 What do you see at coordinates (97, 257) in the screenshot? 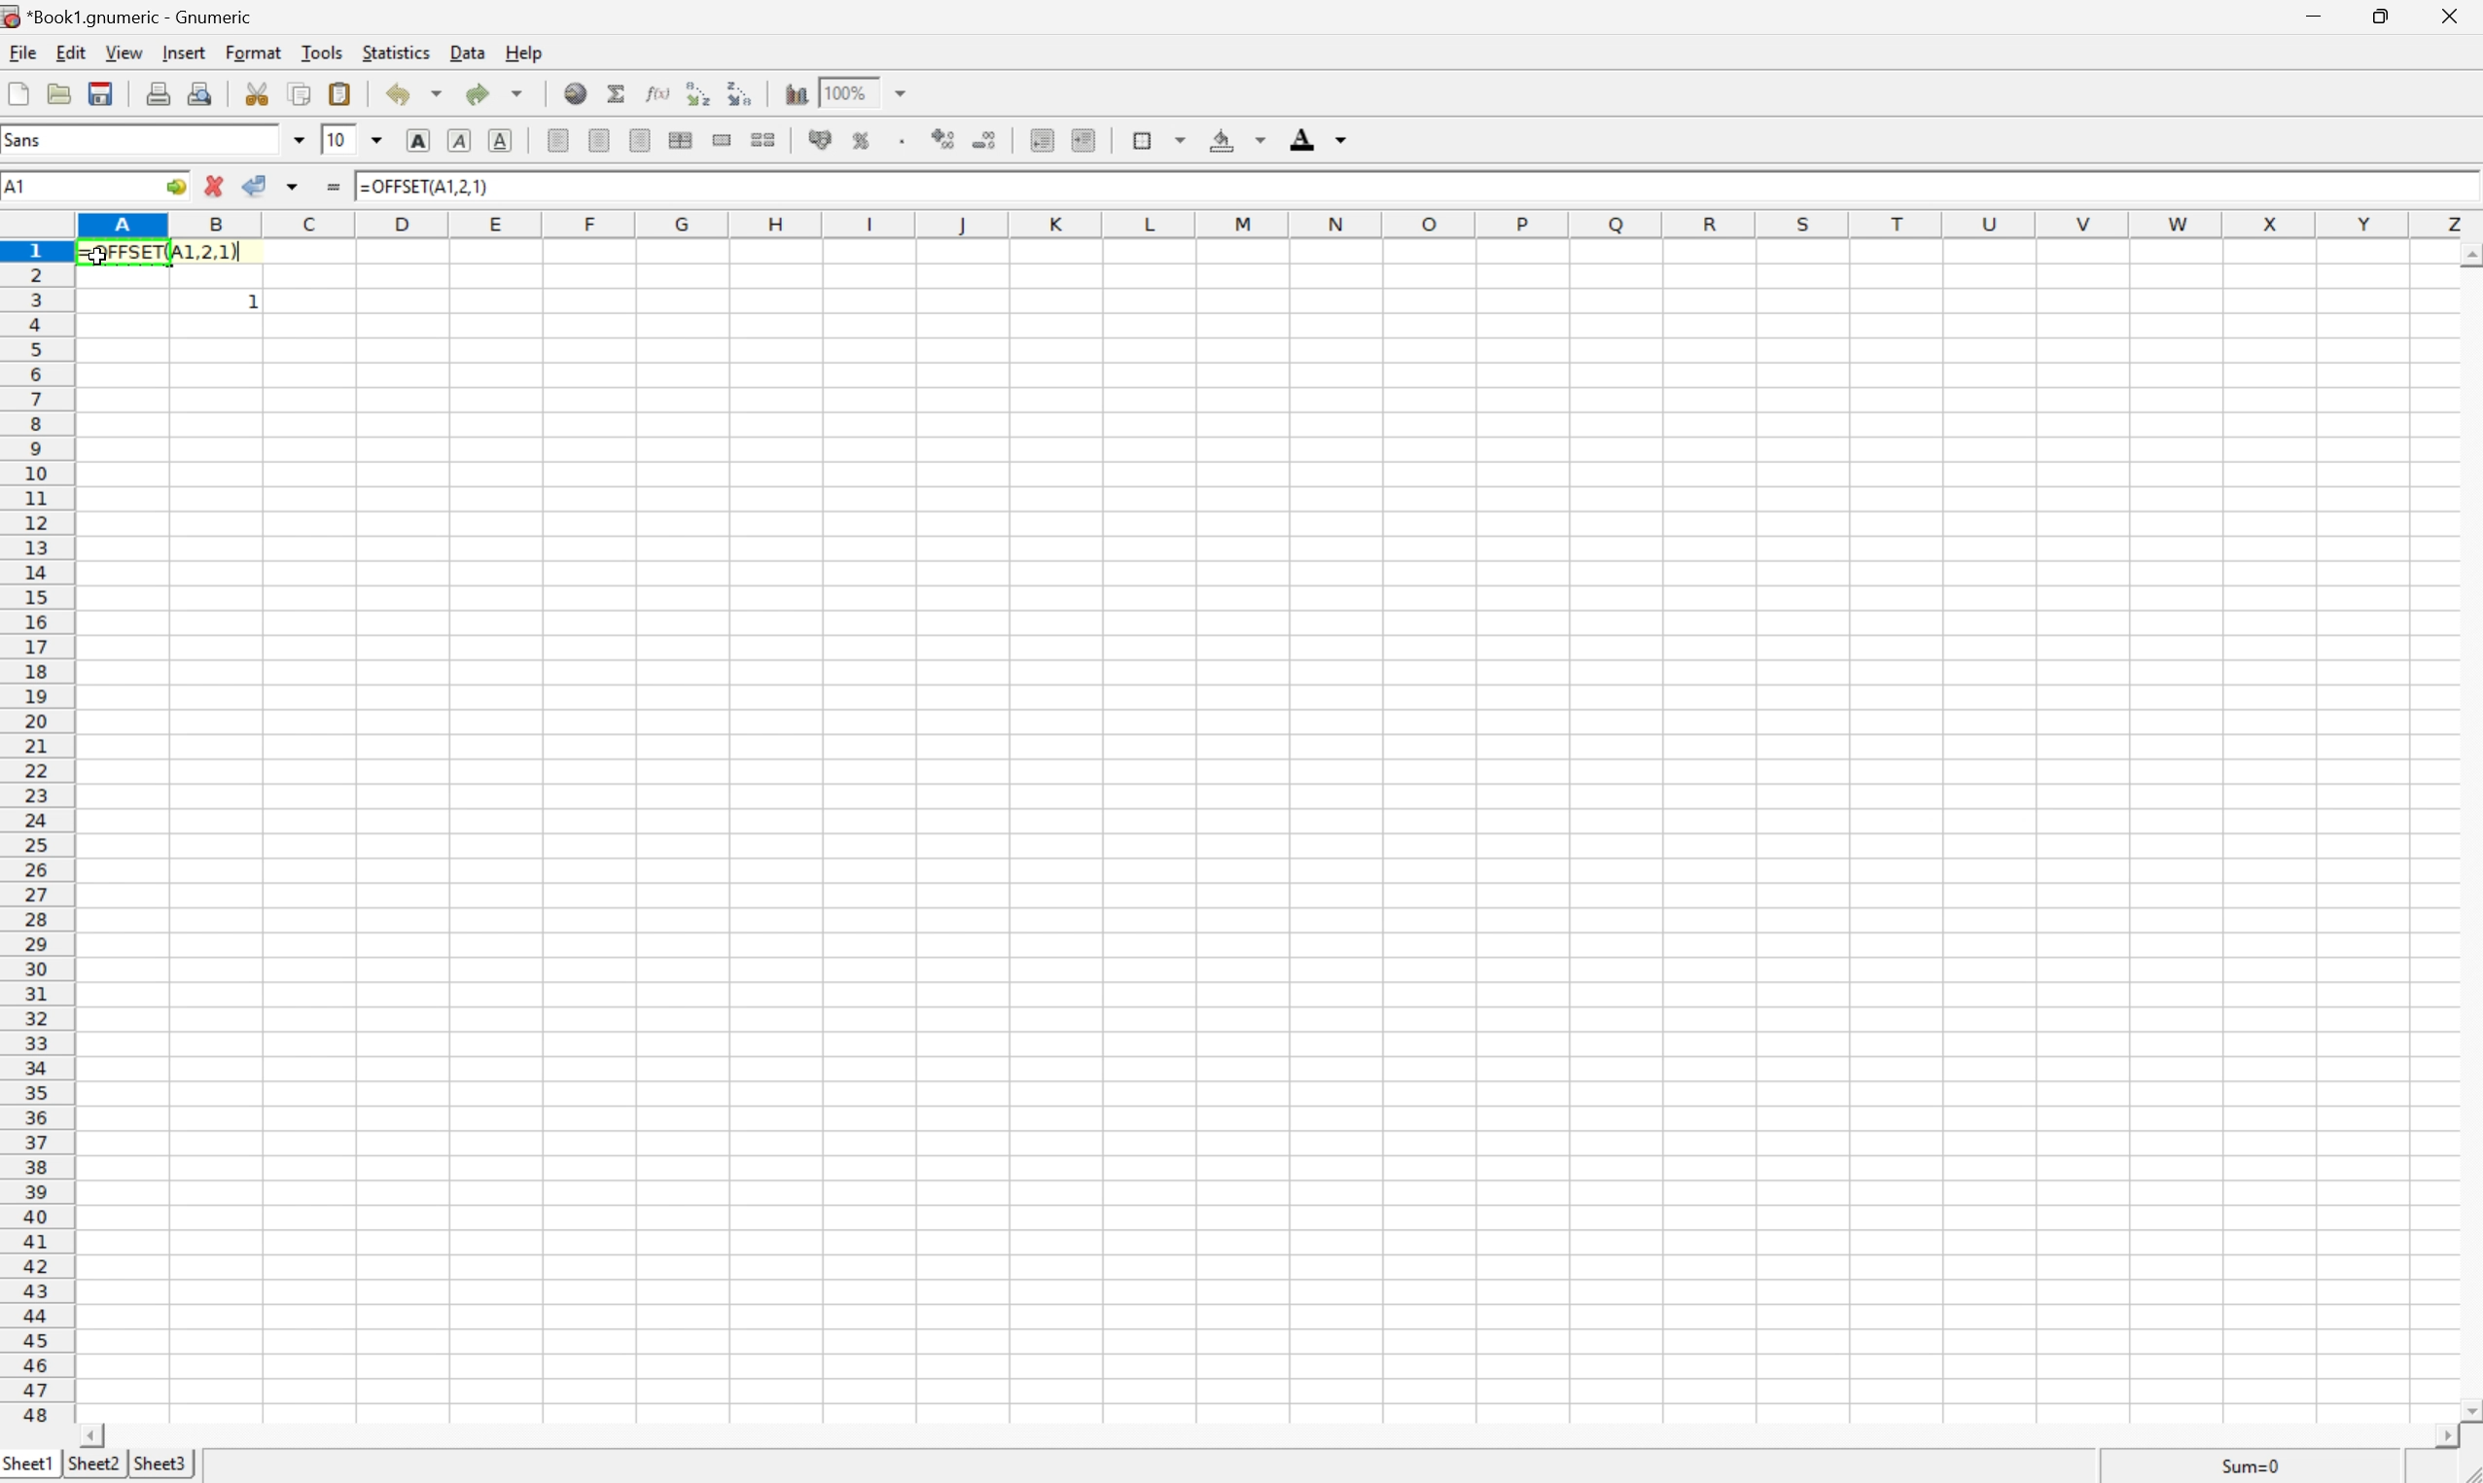
I see `cursor` at bounding box center [97, 257].